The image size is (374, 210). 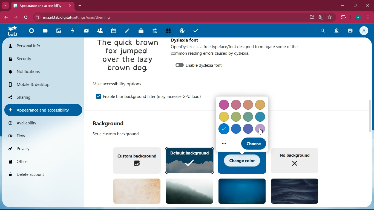 I want to click on color, so click(x=236, y=116).